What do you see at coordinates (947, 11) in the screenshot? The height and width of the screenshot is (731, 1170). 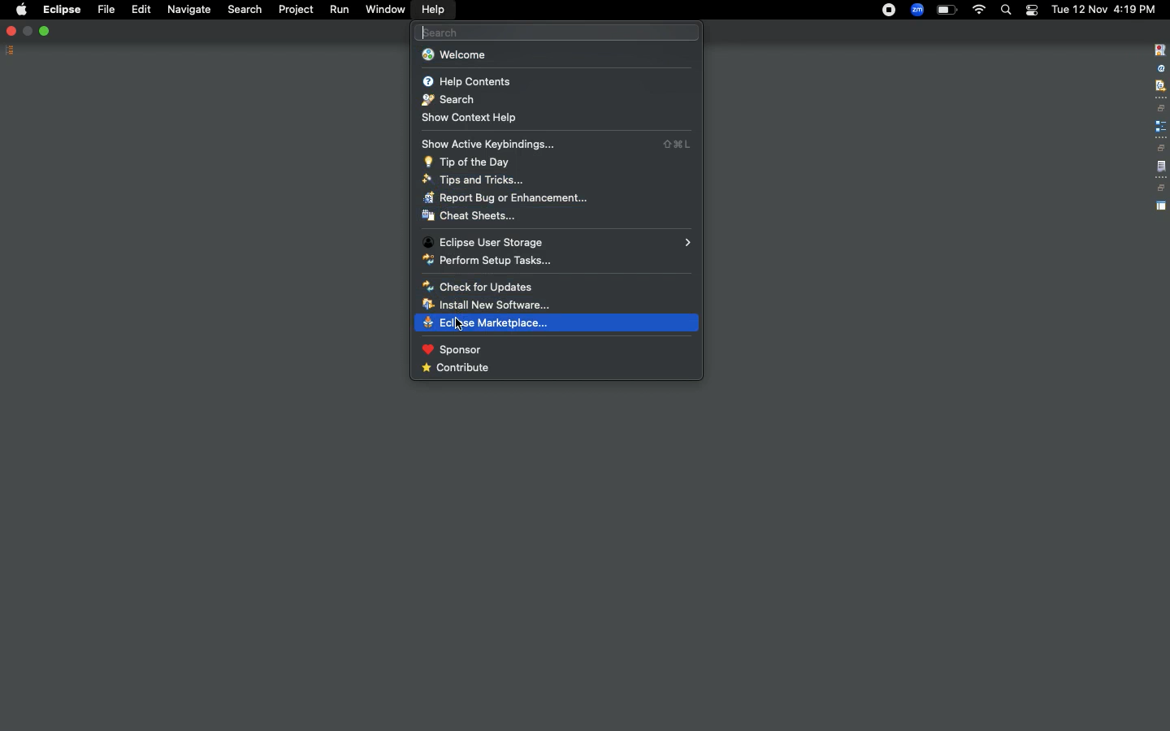 I see `Charge` at bounding box center [947, 11].